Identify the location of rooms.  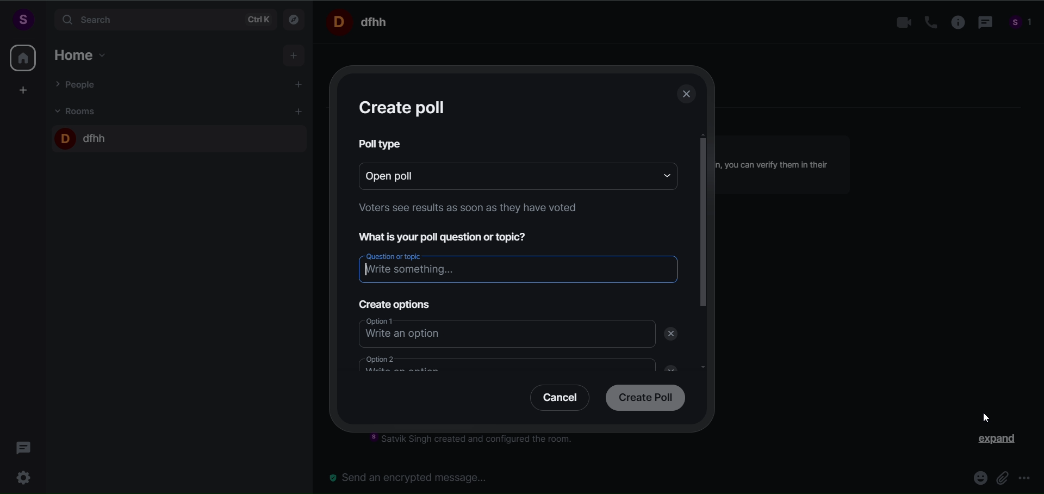
(78, 110).